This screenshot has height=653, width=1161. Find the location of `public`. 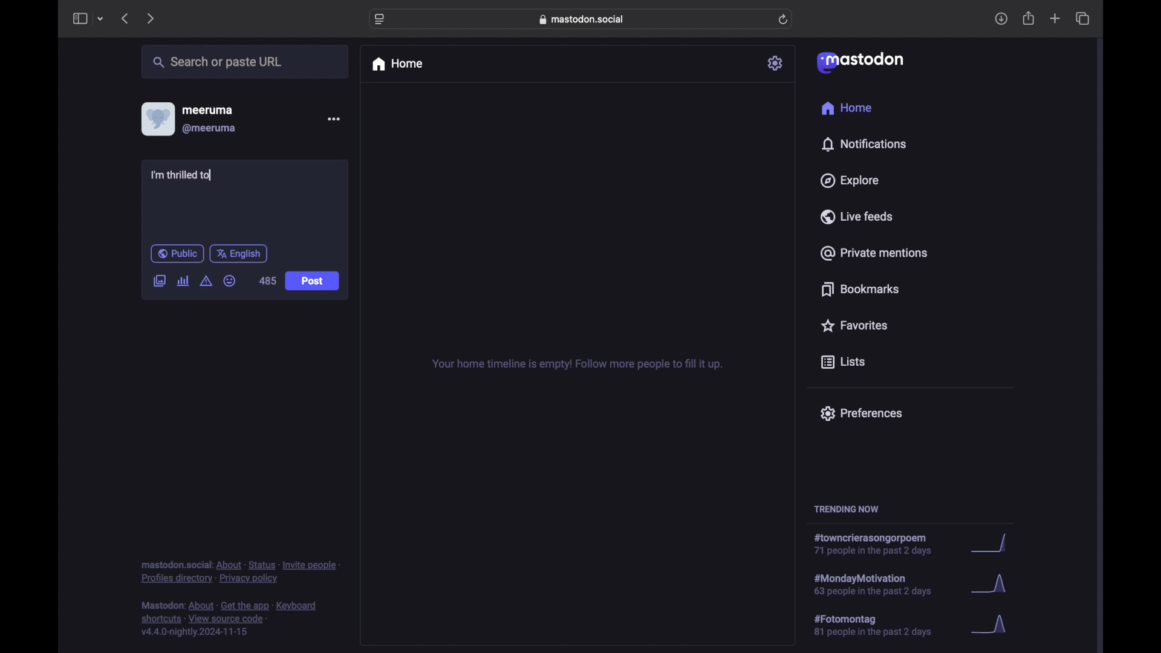

public is located at coordinates (177, 253).